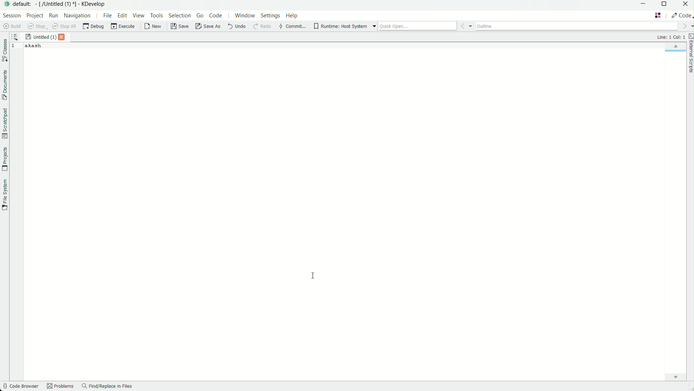 The image size is (694, 391). I want to click on documents, so click(4, 85).